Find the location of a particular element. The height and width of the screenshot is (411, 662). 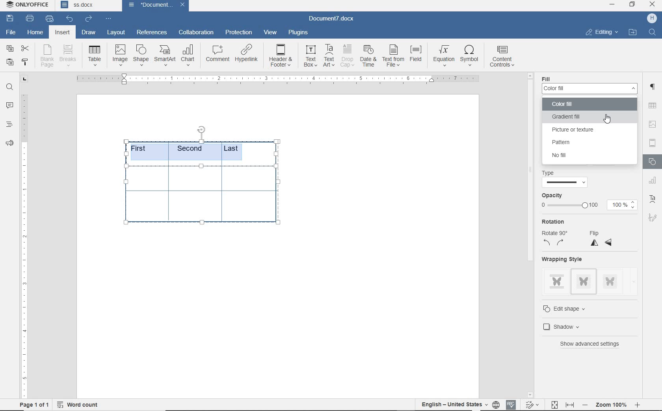

tab group is located at coordinates (23, 79).